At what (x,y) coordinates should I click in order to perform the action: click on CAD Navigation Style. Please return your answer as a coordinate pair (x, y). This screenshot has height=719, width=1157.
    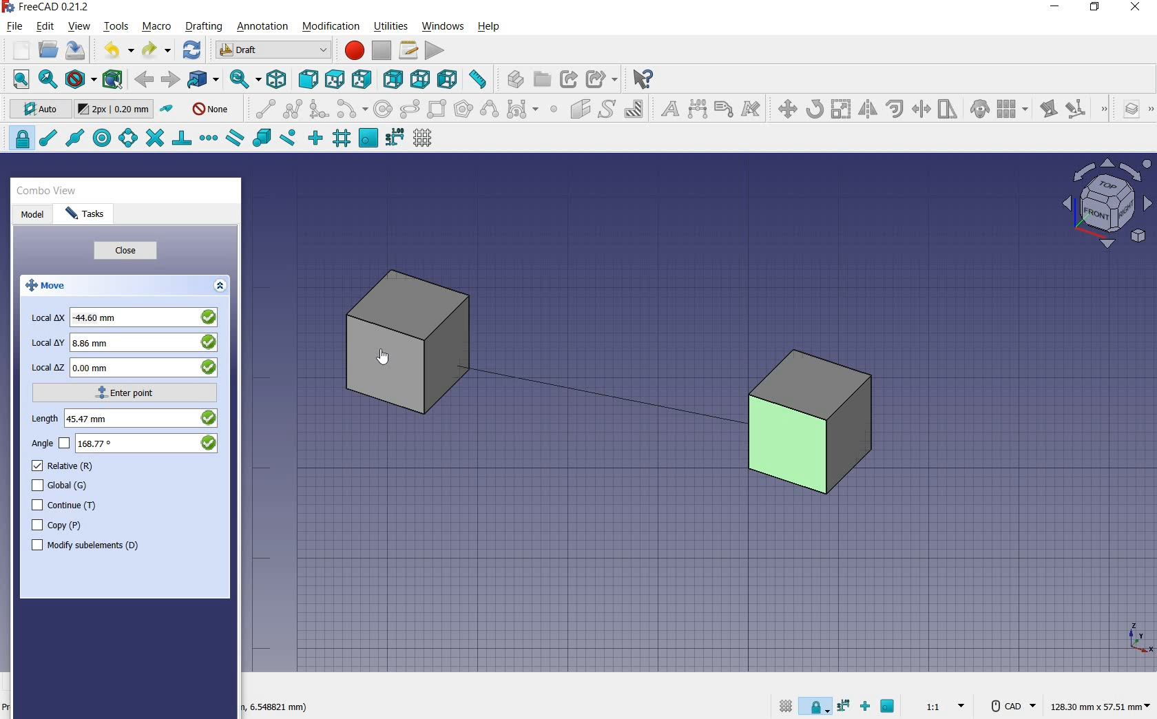
    Looking at the image, I should click on (1010, 705).